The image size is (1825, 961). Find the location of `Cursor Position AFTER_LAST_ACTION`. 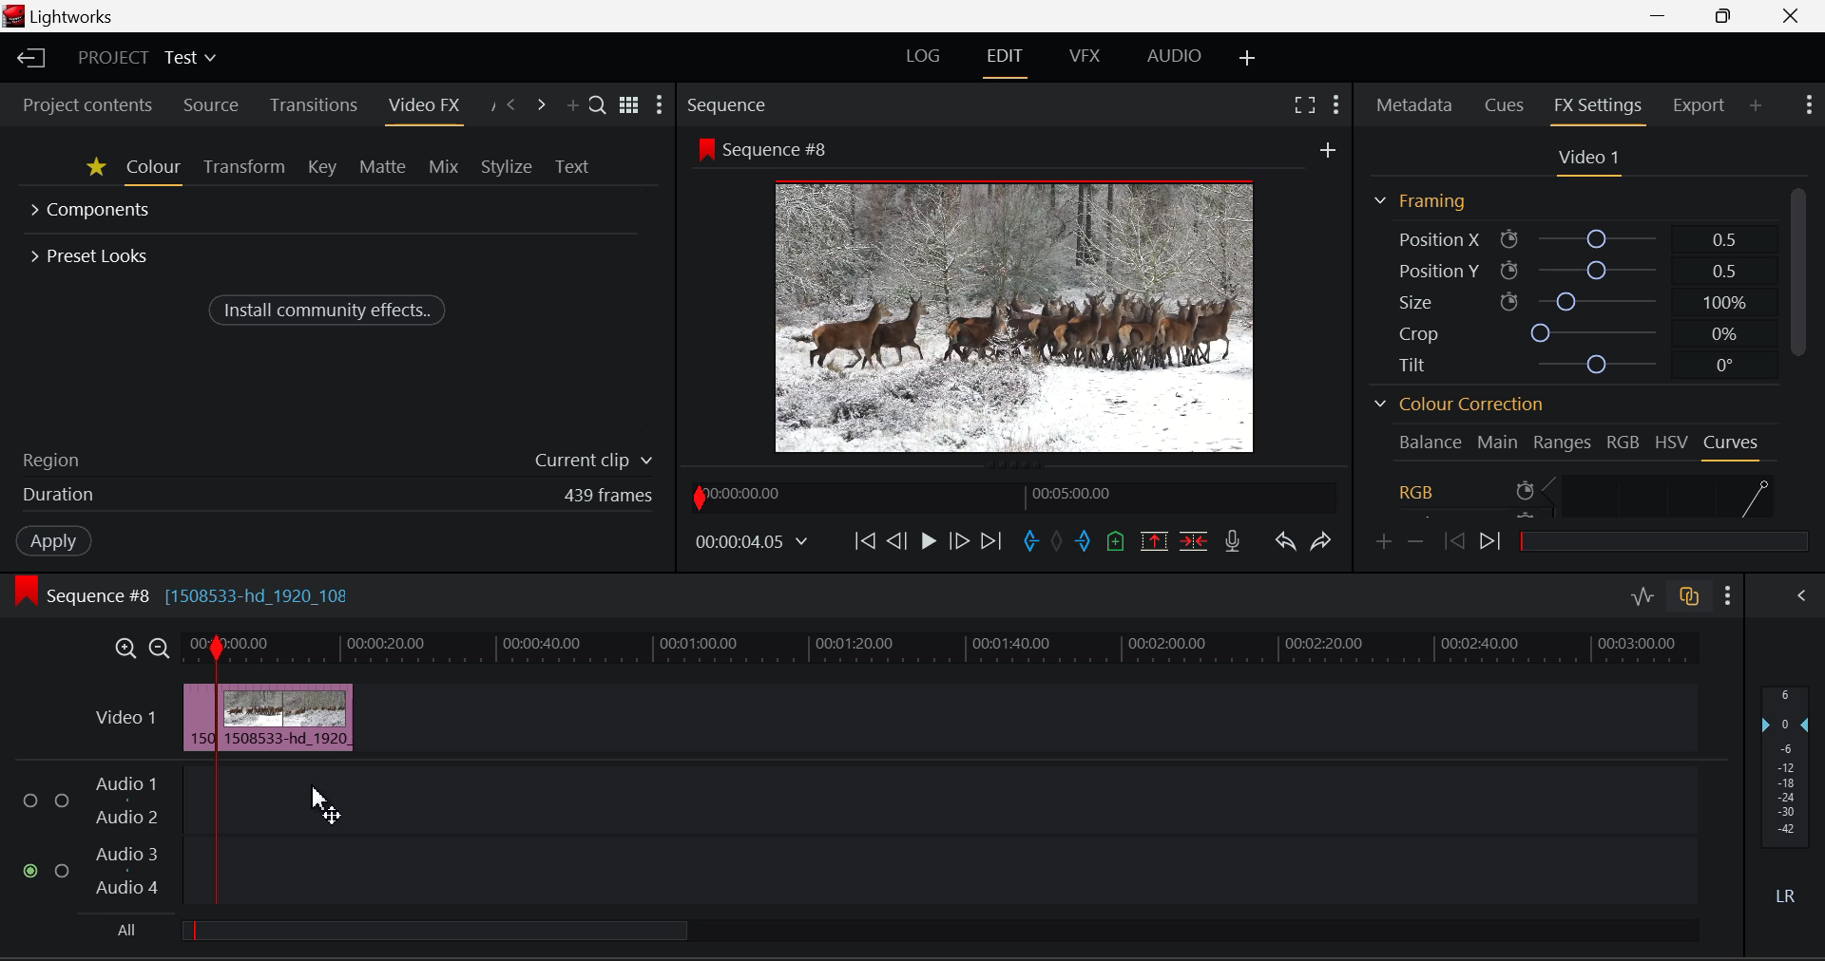

Cursor Position AFTER_LAST_ACTION is located at coordinates (325, 805).